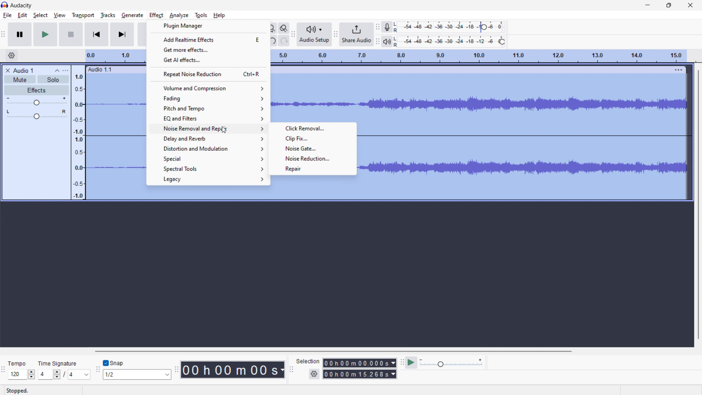  Describe the element at coordinates (377, 27) in the screenshot. I see `recording meter toolbar` at that location.